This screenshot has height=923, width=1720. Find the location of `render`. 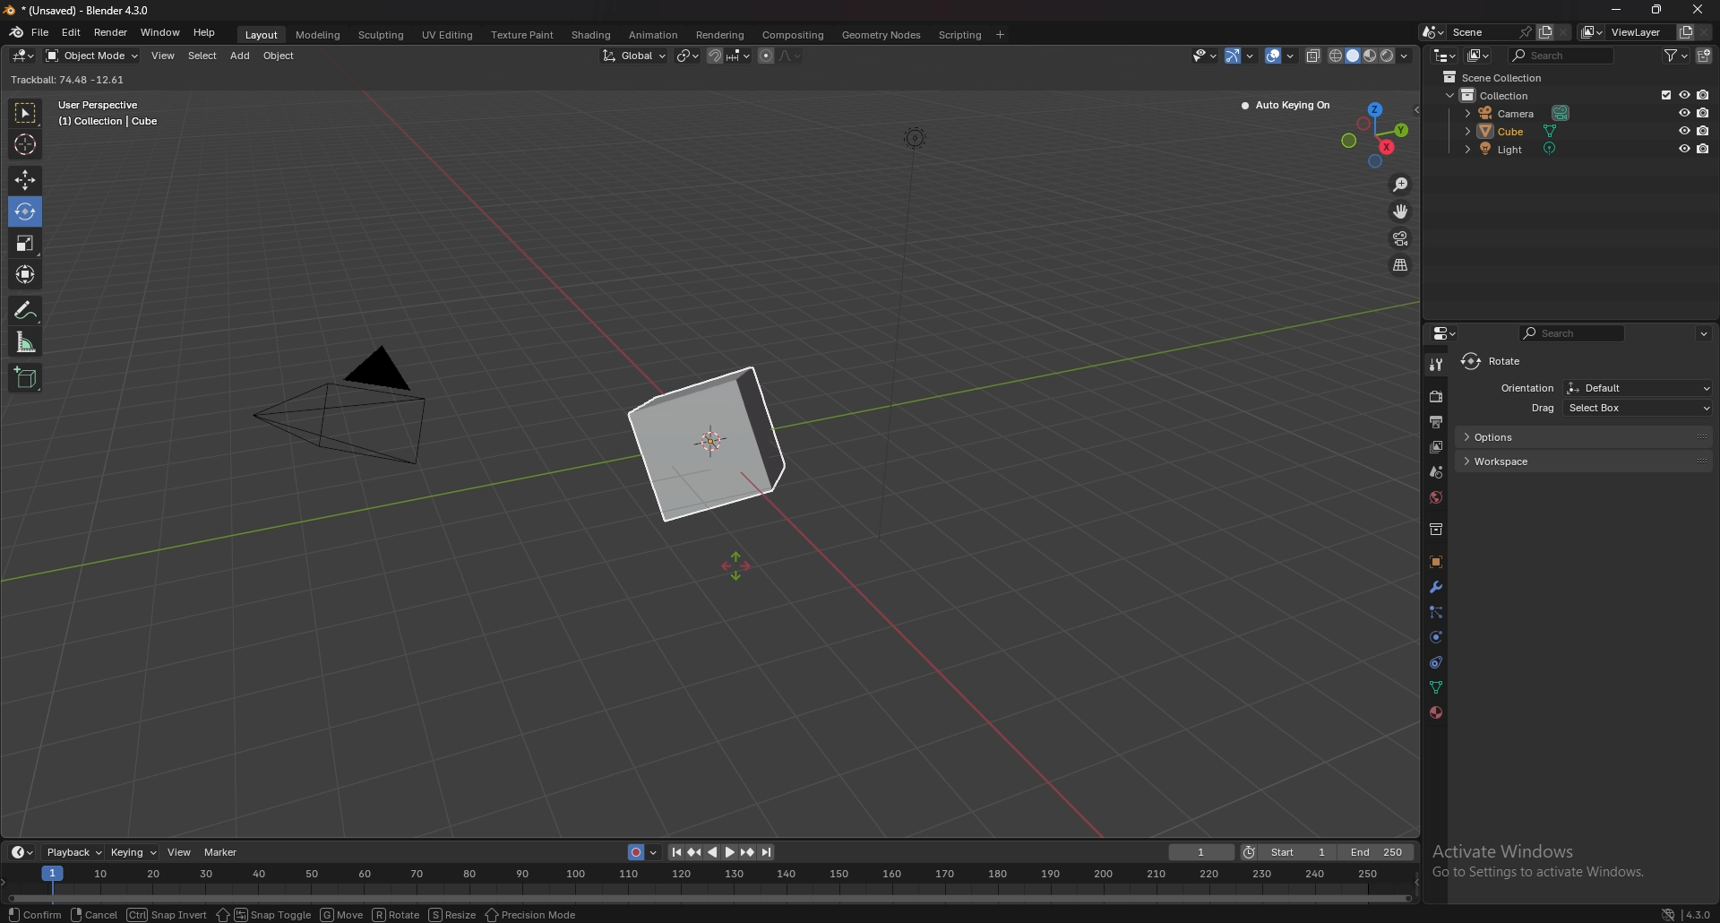

render is located at coordinates (1437, 396).